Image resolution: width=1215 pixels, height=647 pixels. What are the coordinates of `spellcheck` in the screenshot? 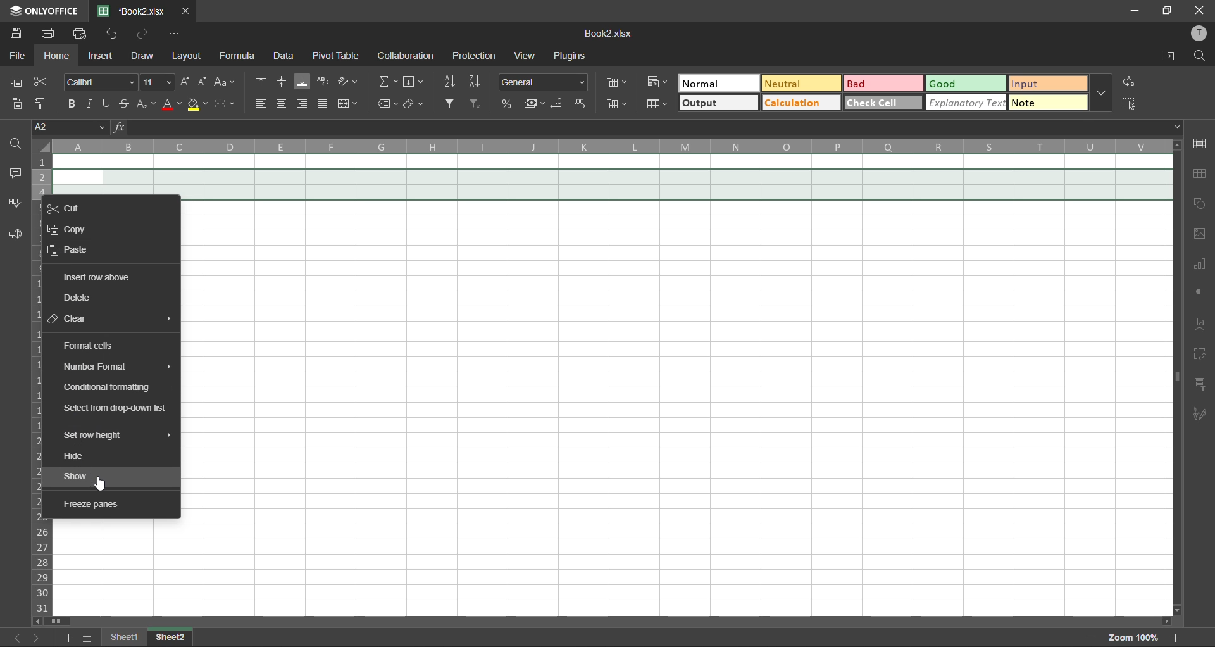 It's located at (15, 204).